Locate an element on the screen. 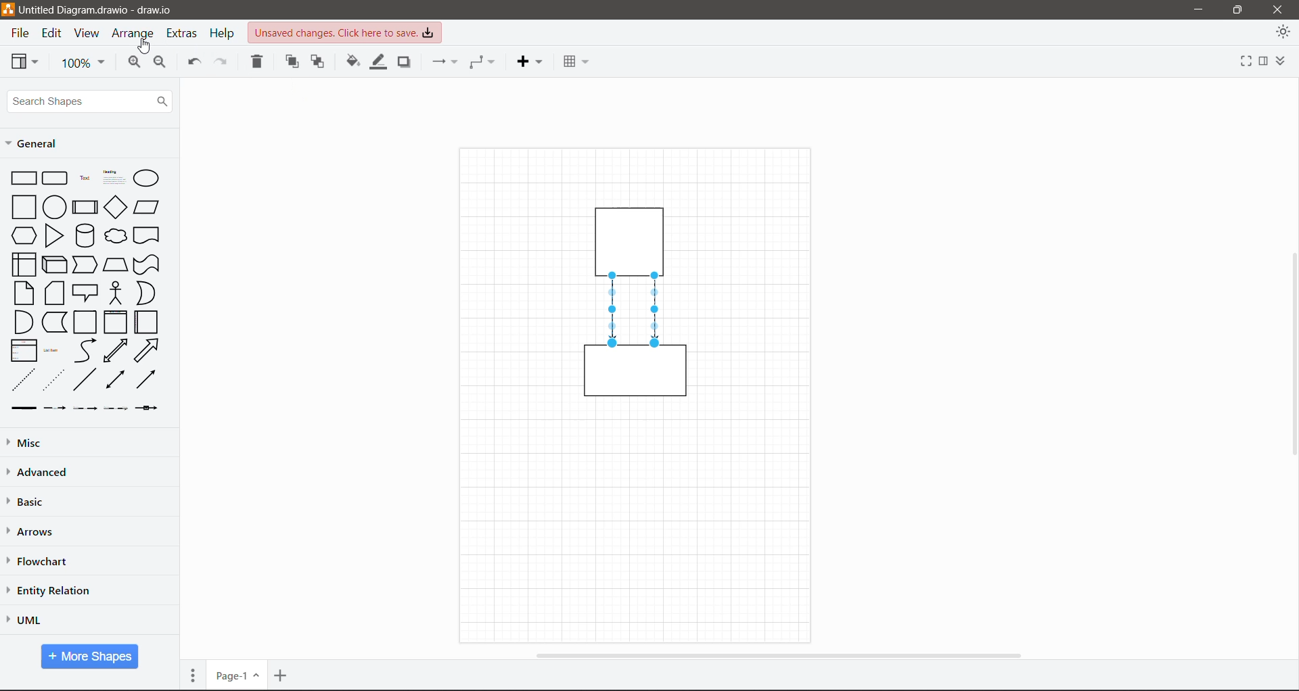  Textbox is located at coordinates (114, 177).